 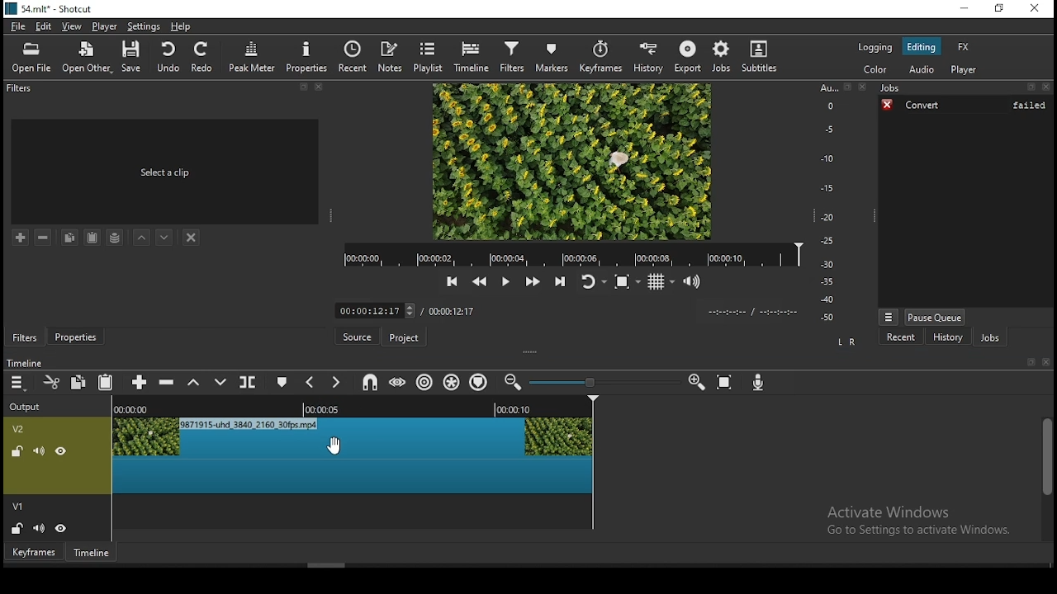 What do you see at coordinates (600, 380) in the screenshot?
I see `zoom in or zoom out ` at bounding box center [600, 380].